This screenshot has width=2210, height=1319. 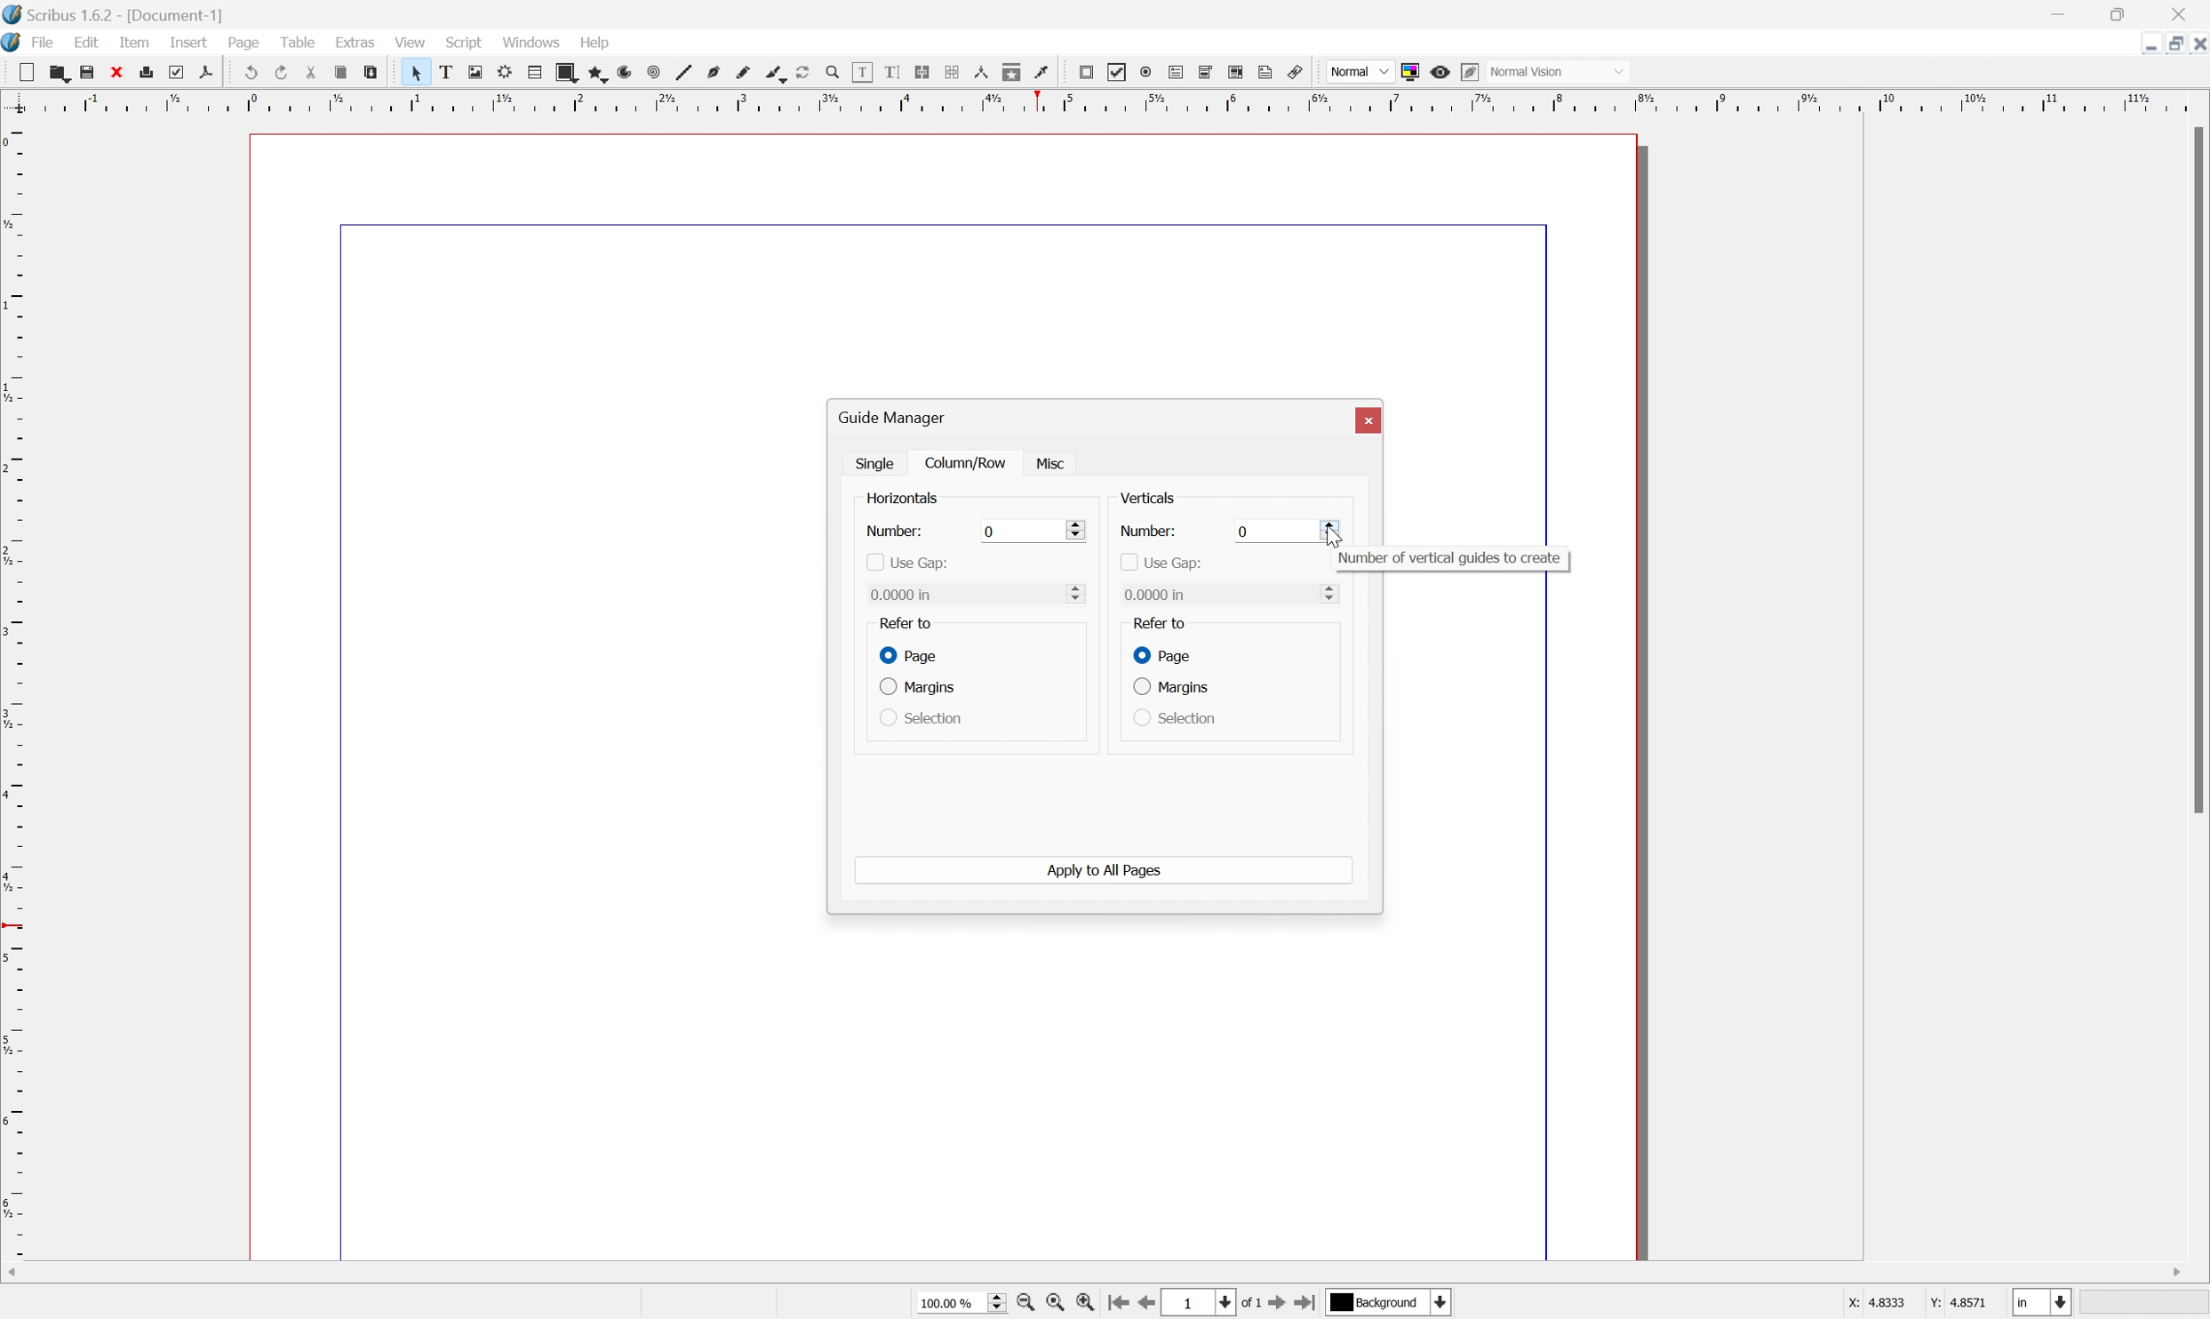 What do you see at coordinates (1360, 71) in the screenshot?
I see `normal` at bounding box center [1360, 71].